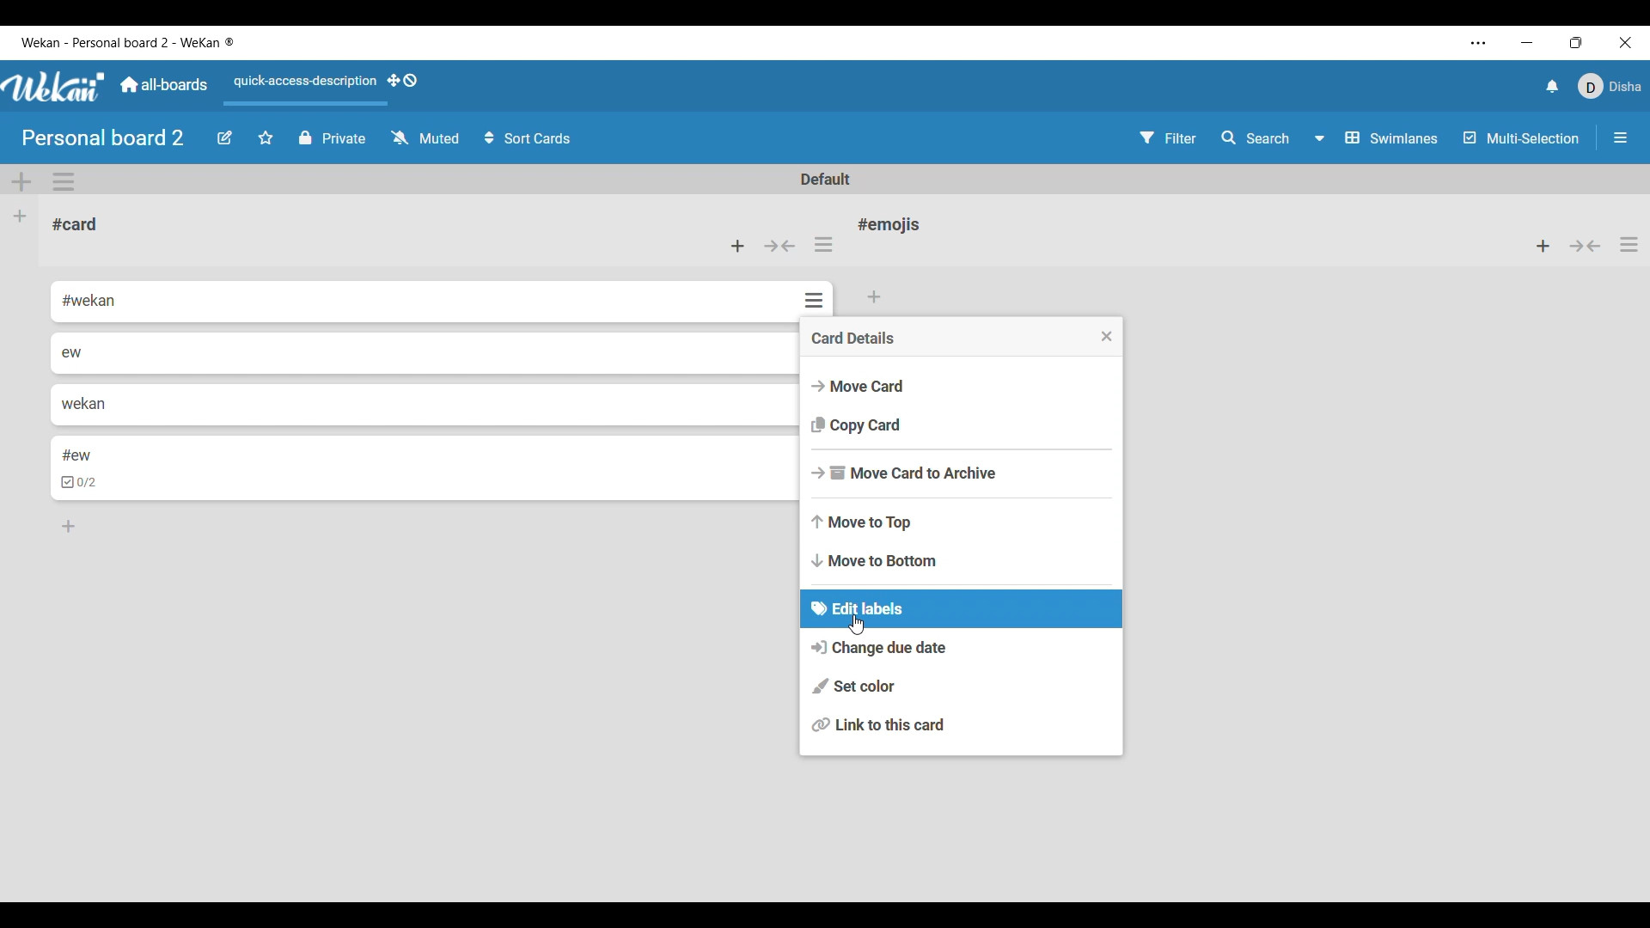 The width and height of the screenshot is (1650, 928). I want to click on Sort card options, so click(528, 137).